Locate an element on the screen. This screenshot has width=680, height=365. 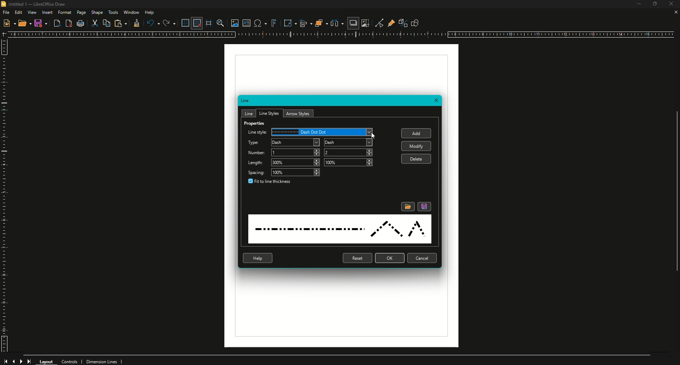
Show Draw Function is located at coordinates (415, 22).